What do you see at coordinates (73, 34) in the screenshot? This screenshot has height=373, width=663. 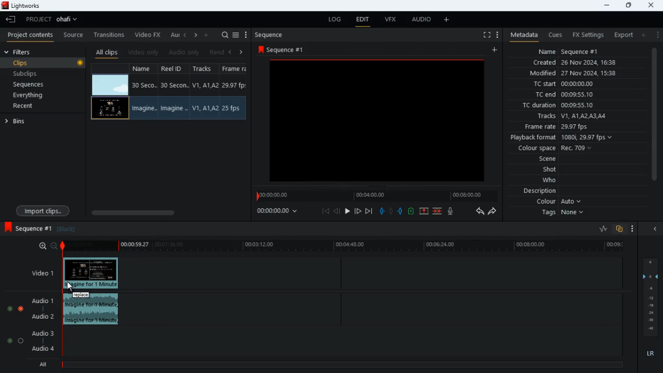 I see `source` at bounding box center [73, 34].